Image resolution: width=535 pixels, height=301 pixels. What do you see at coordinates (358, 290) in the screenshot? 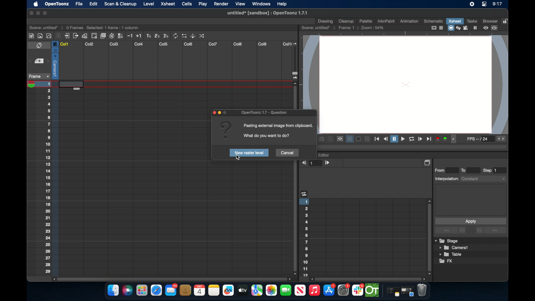
I see `slack` at bounding box center [358, 290].